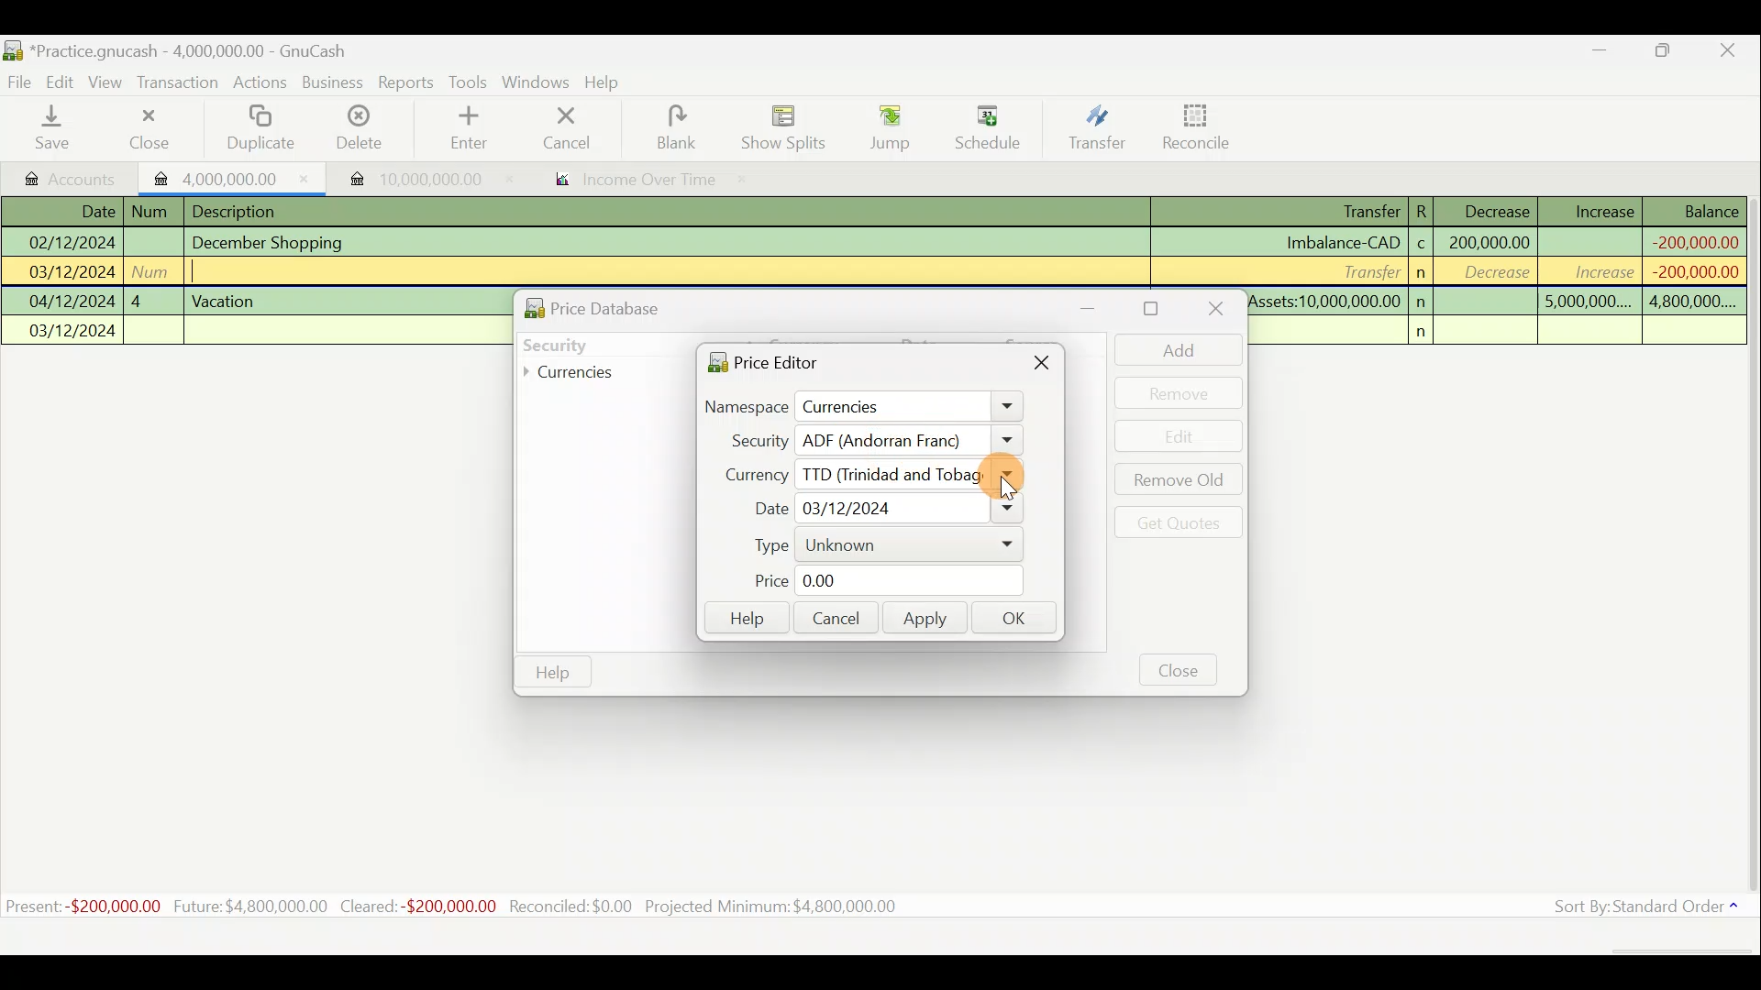  Describe the element at coordinates (1093, 130) in the screenshot. I see `Transfer` at that location.